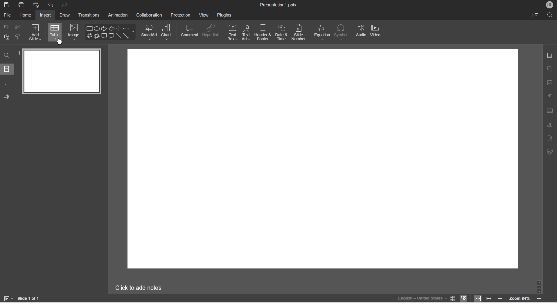 This screenshot has height=303, width=557. Describe the element at coordinates (35, 33) in the screenshot. I see `Add Slide` at that location.